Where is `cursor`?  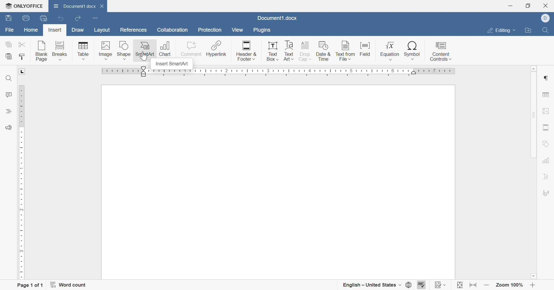
cursor is located at coordinates (148, 59).